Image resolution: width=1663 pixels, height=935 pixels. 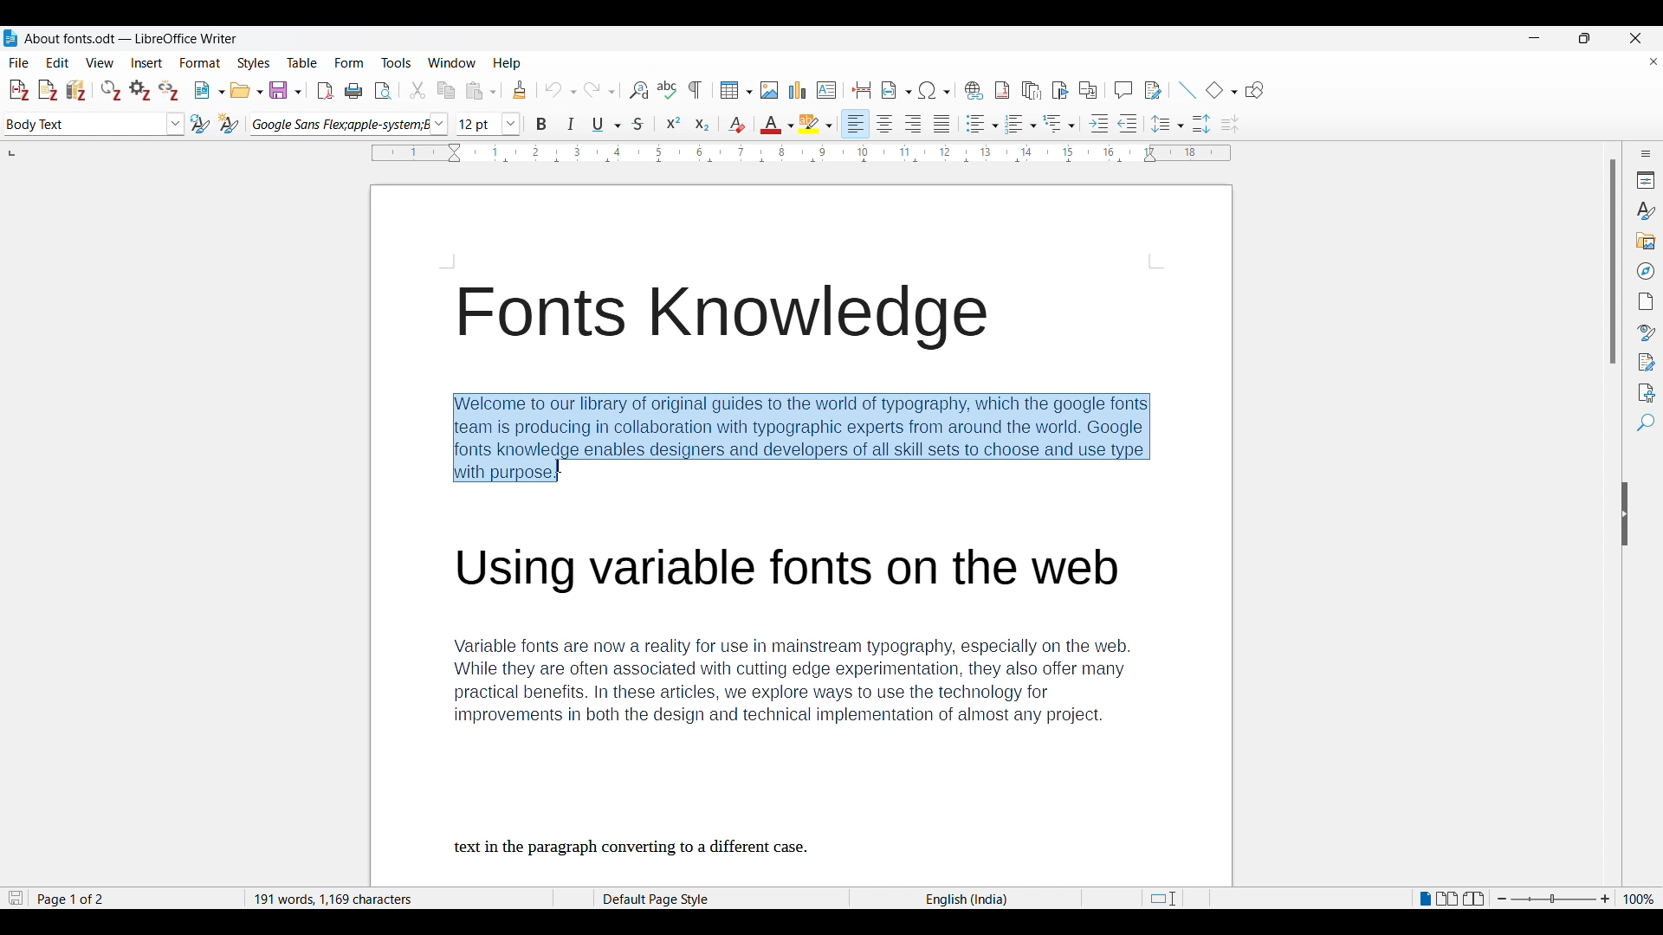 I want to click on Vertical slide bar, so click(x=1614, y=261).